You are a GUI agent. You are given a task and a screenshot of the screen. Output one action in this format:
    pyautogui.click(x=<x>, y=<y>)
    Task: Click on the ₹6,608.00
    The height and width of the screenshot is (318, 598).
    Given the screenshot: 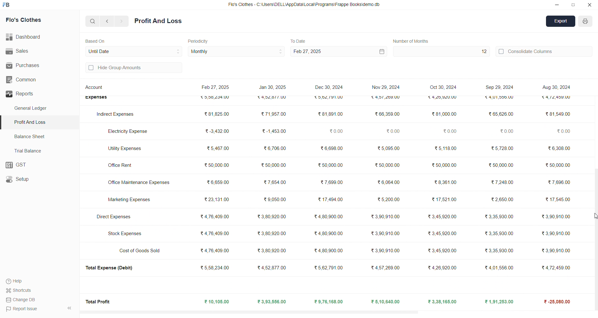 What is the action you would take?
    pyautogui.click(x=331, y=149)
    